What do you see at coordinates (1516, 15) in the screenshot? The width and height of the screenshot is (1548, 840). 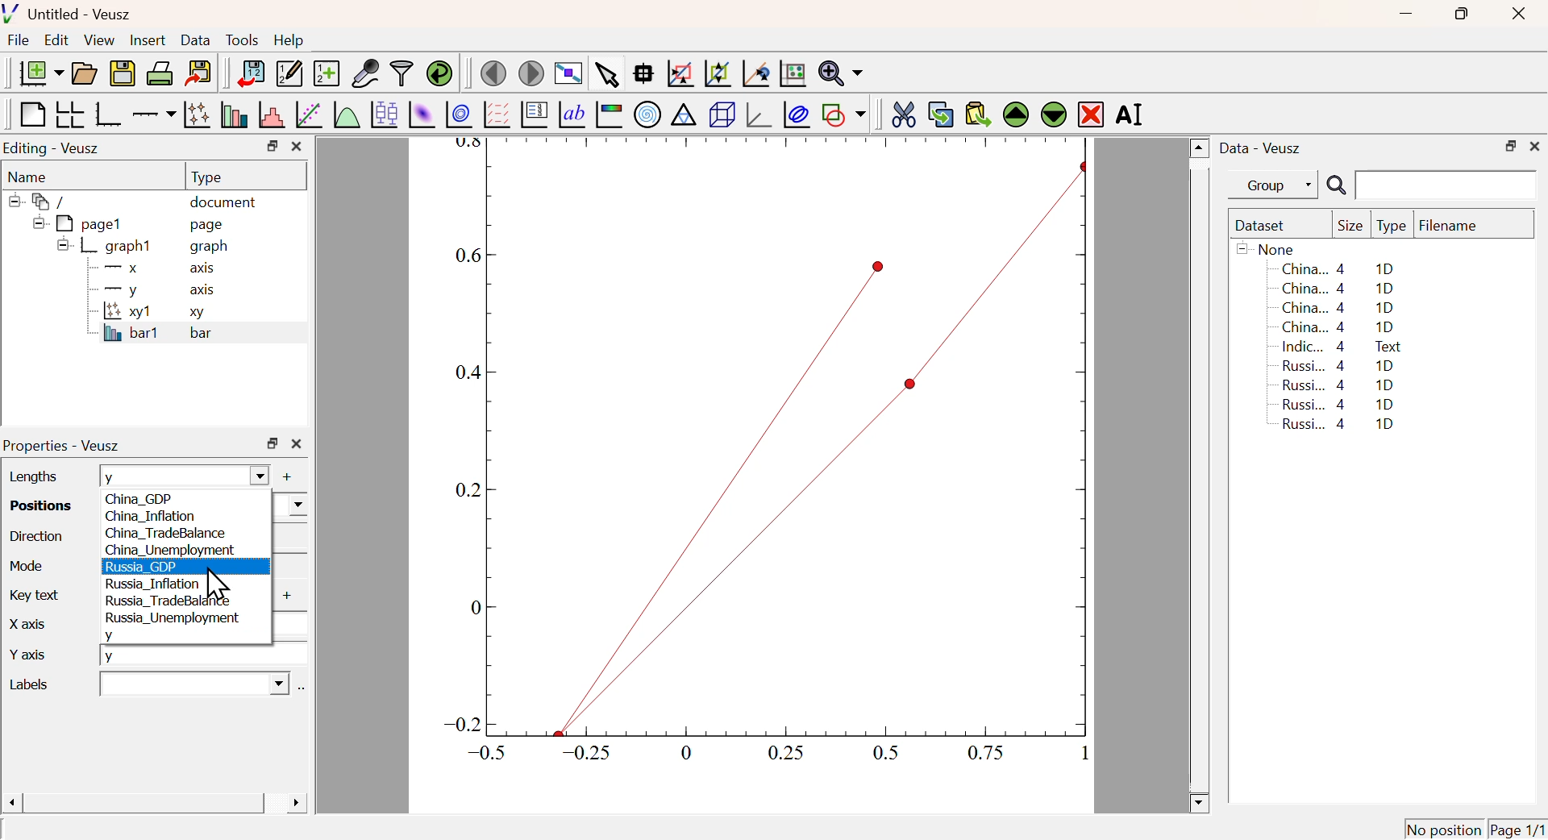 I see `Close` at bounding box center [1516, 15].